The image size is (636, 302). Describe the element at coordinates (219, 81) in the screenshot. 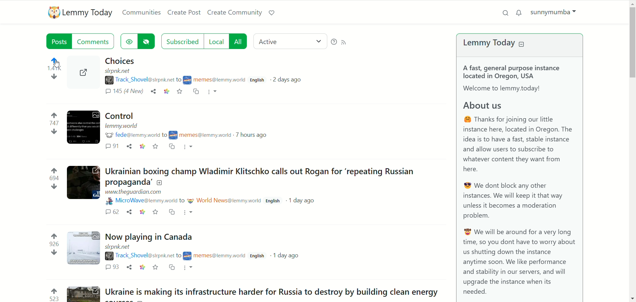

I see `username` at that location.